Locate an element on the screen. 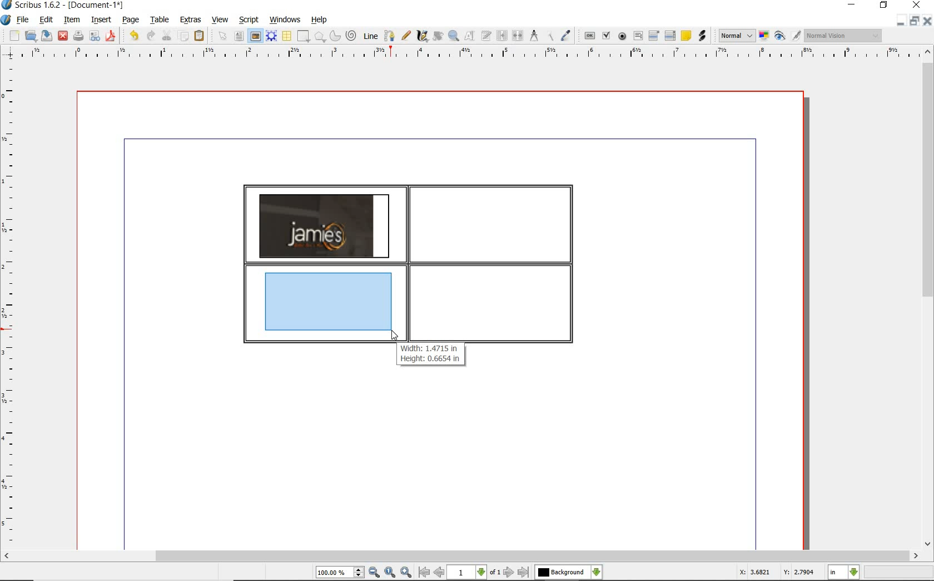 The height and width of the screenshot is (581, 934). close is located at coordinates (62, 35).